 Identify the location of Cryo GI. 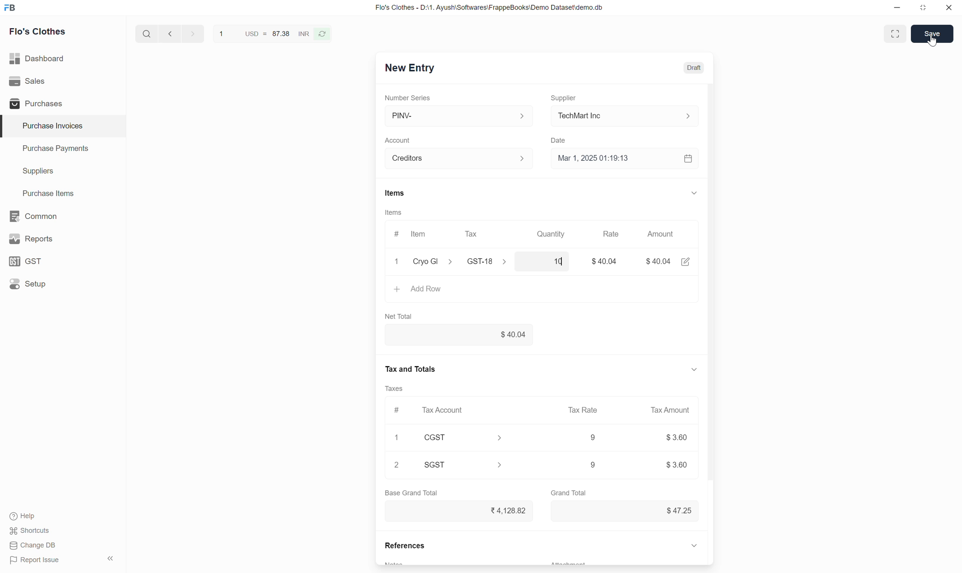
(433, 260).